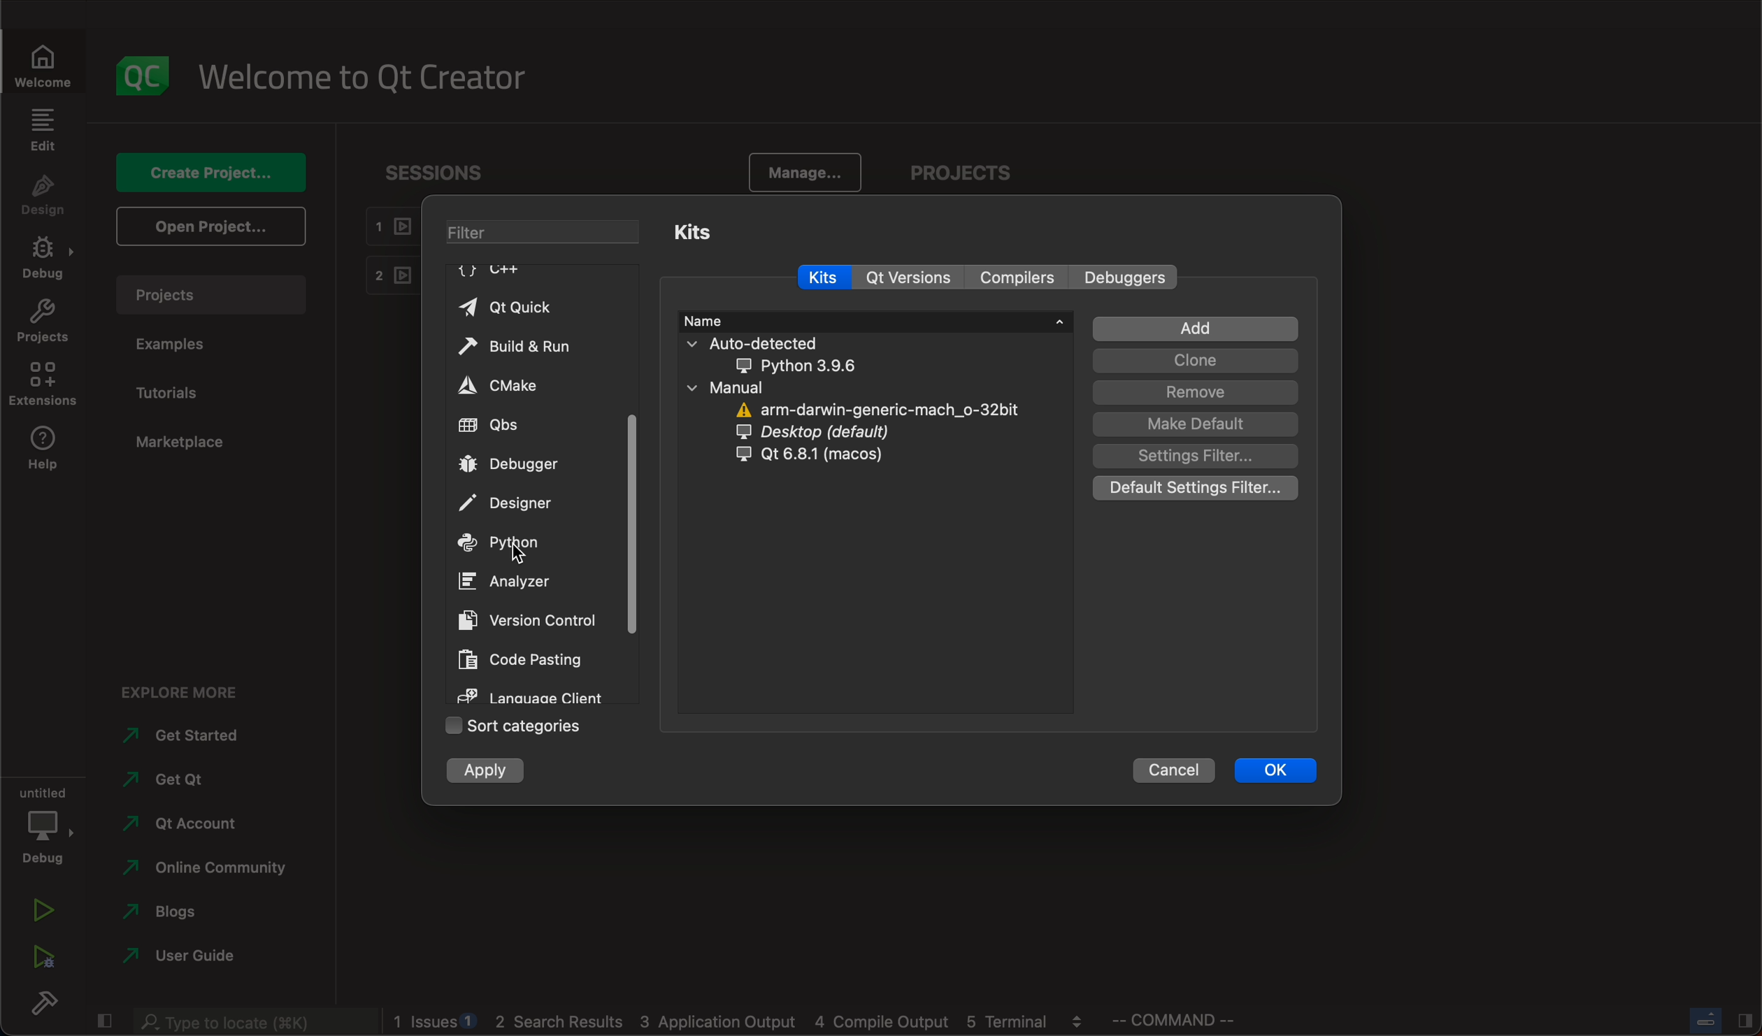 This screenshot has height=1036, width=1762. Describe the element at coordinates (805, 171) in the screenshot. I see `manage` at that location.